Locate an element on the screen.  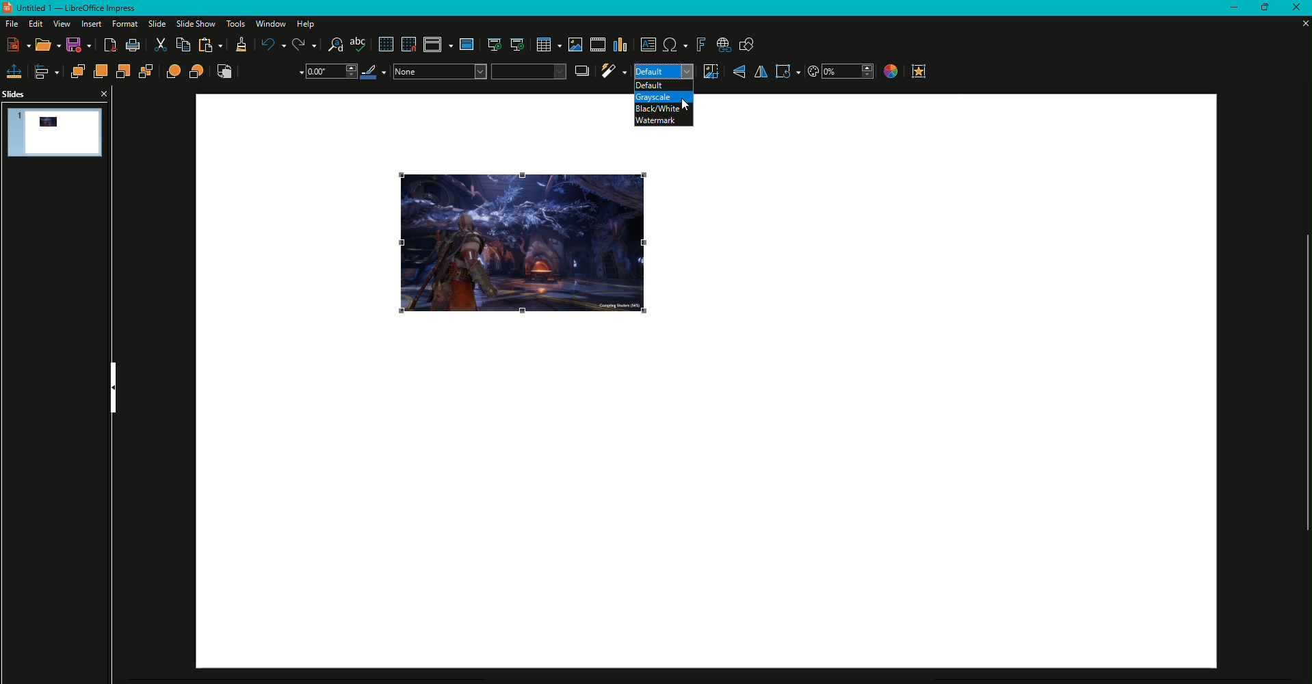
Print is located at coordinates (133, 46).